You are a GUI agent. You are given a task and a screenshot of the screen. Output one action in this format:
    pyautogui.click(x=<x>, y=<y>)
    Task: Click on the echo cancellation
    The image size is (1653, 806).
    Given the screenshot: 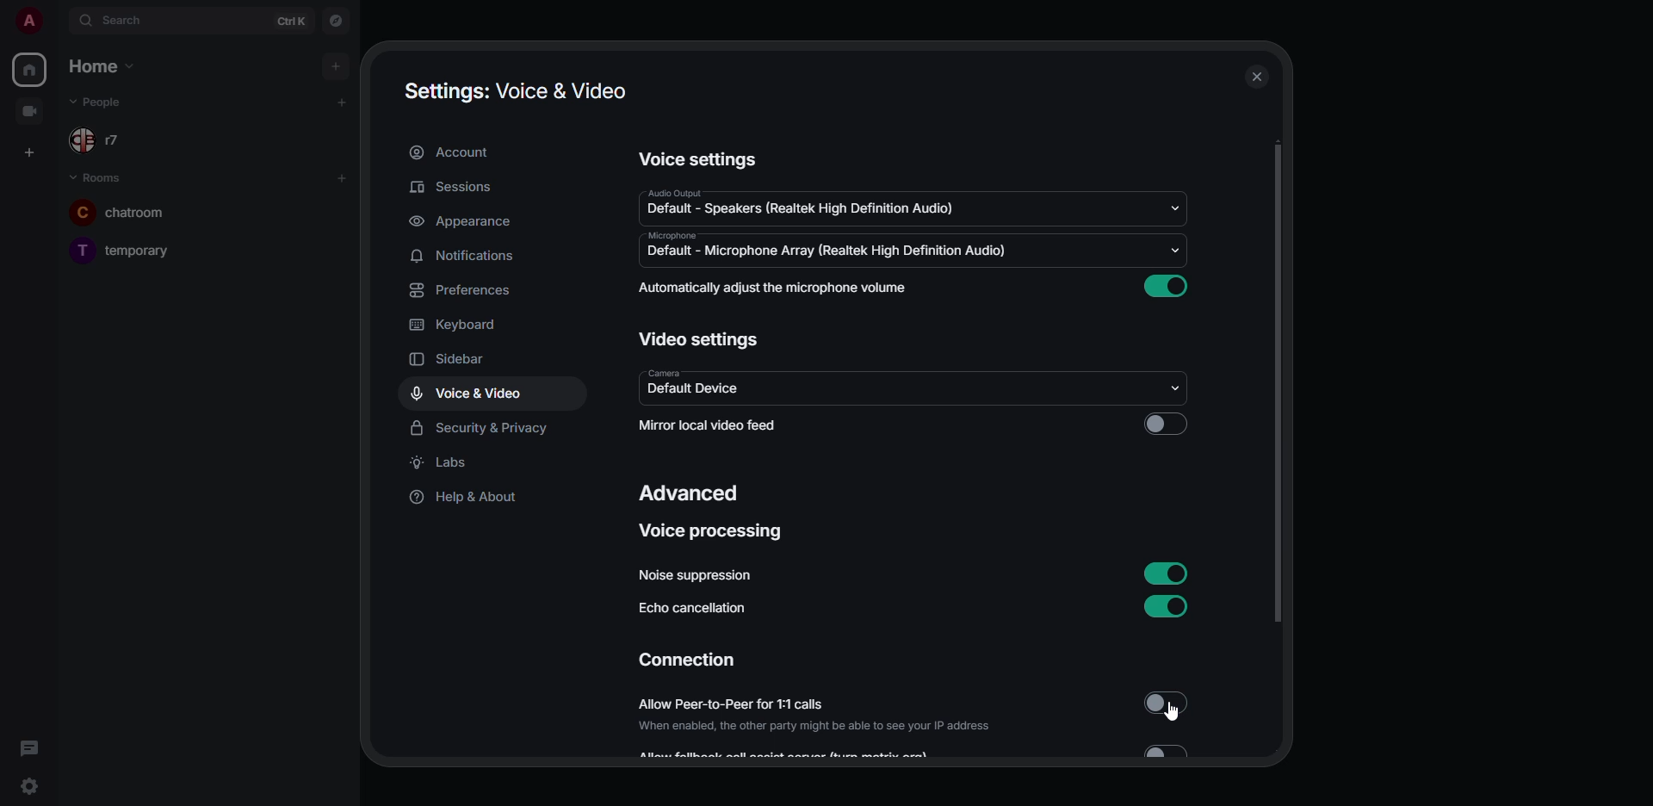 What is the action you would take?
    pyautogui.click(x=695, y=611)
    